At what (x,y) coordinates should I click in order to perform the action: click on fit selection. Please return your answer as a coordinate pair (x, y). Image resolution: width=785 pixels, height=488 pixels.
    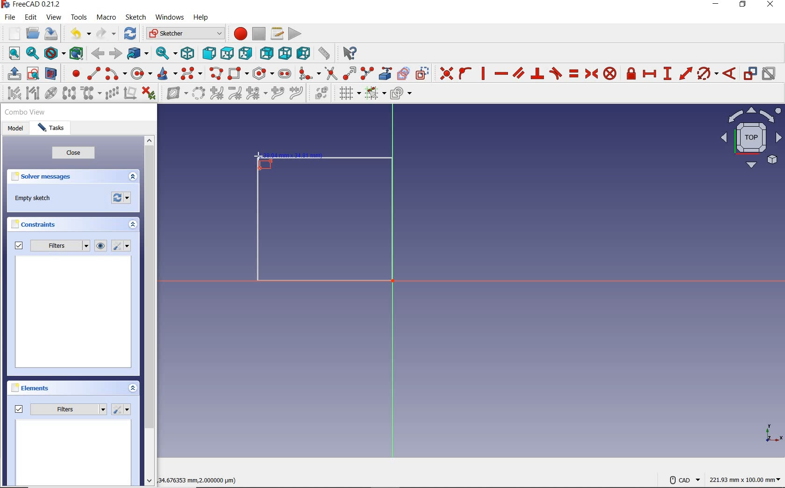
    Looking at the image, I should click on (33, 54).